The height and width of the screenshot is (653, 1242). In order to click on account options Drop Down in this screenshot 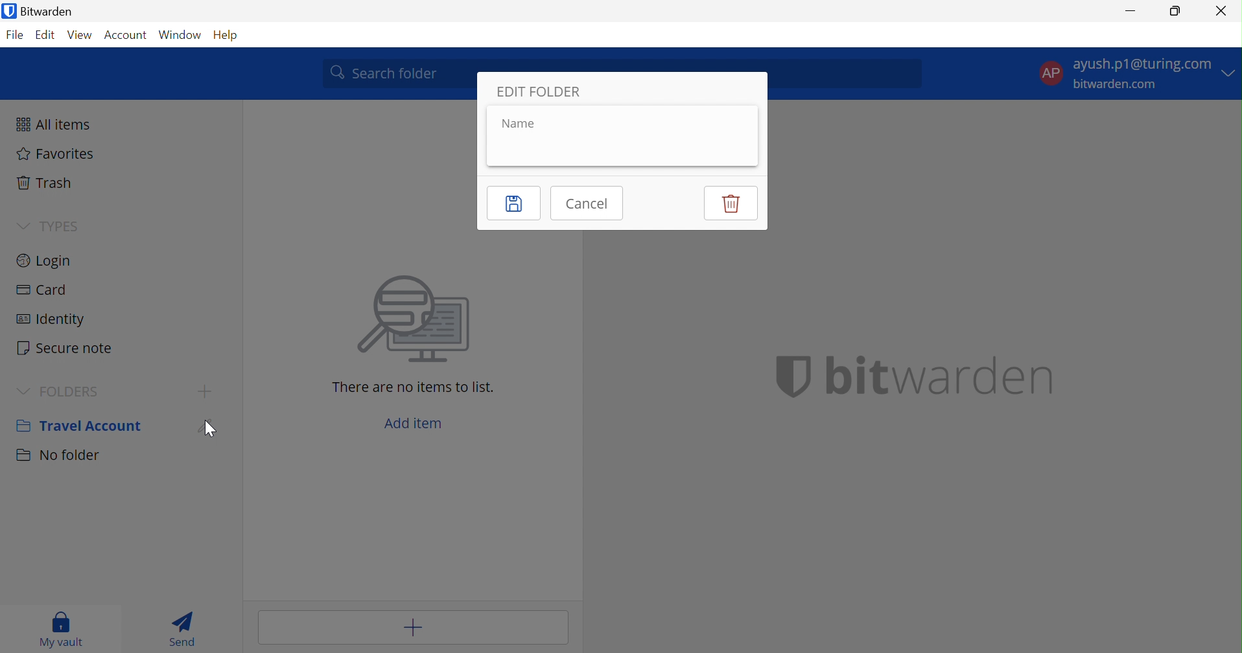, I will do `click(1135, 76)`.